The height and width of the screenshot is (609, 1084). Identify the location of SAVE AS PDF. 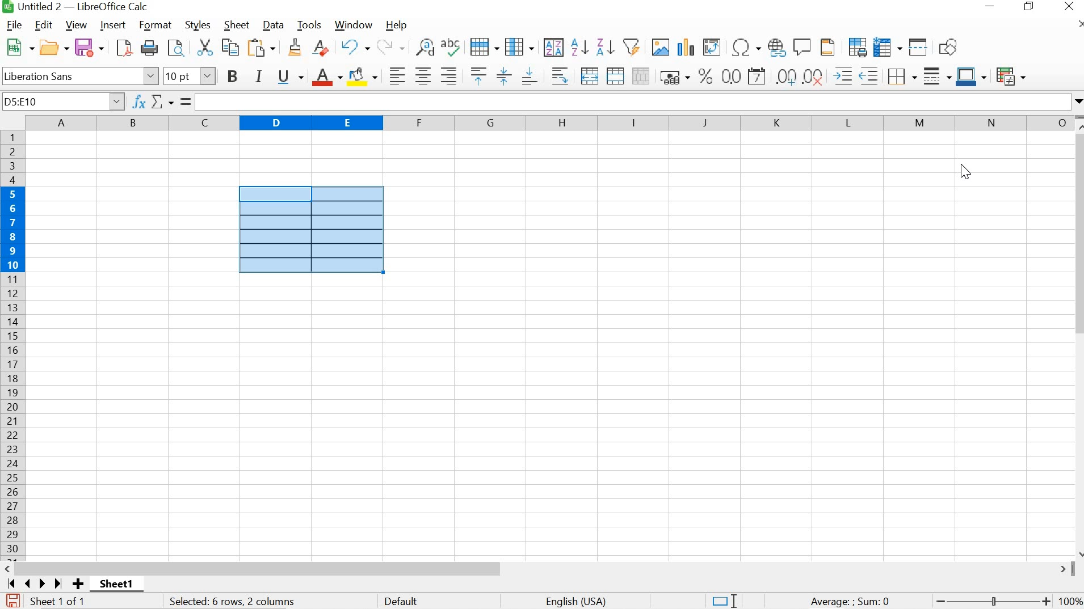
(125, 47).